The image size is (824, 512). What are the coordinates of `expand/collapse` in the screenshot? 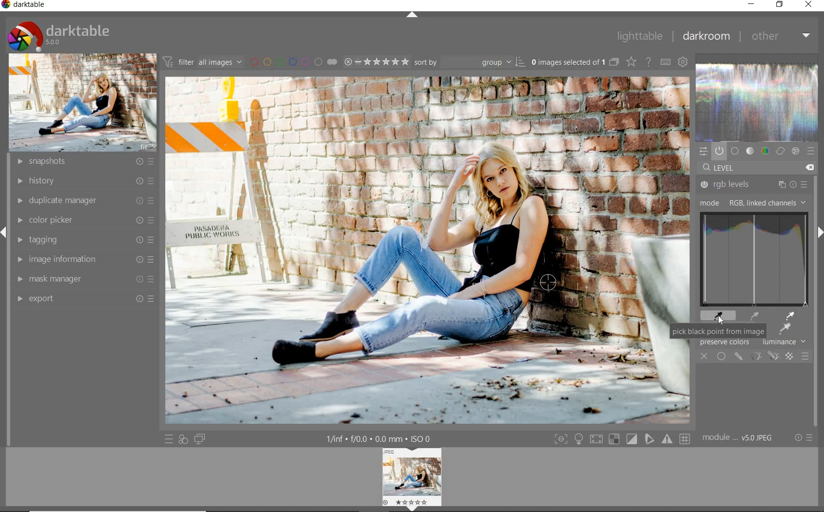 It's located at (820, 233).